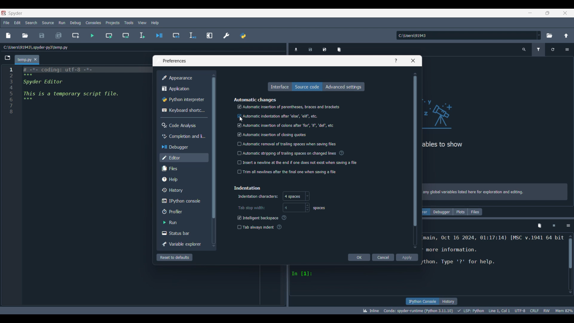 The width and height of the screenshot is (574, 323). Describe the element at coordinates (252, 208) in the screenshot. I see `Indicates tab stop width options` at that location.